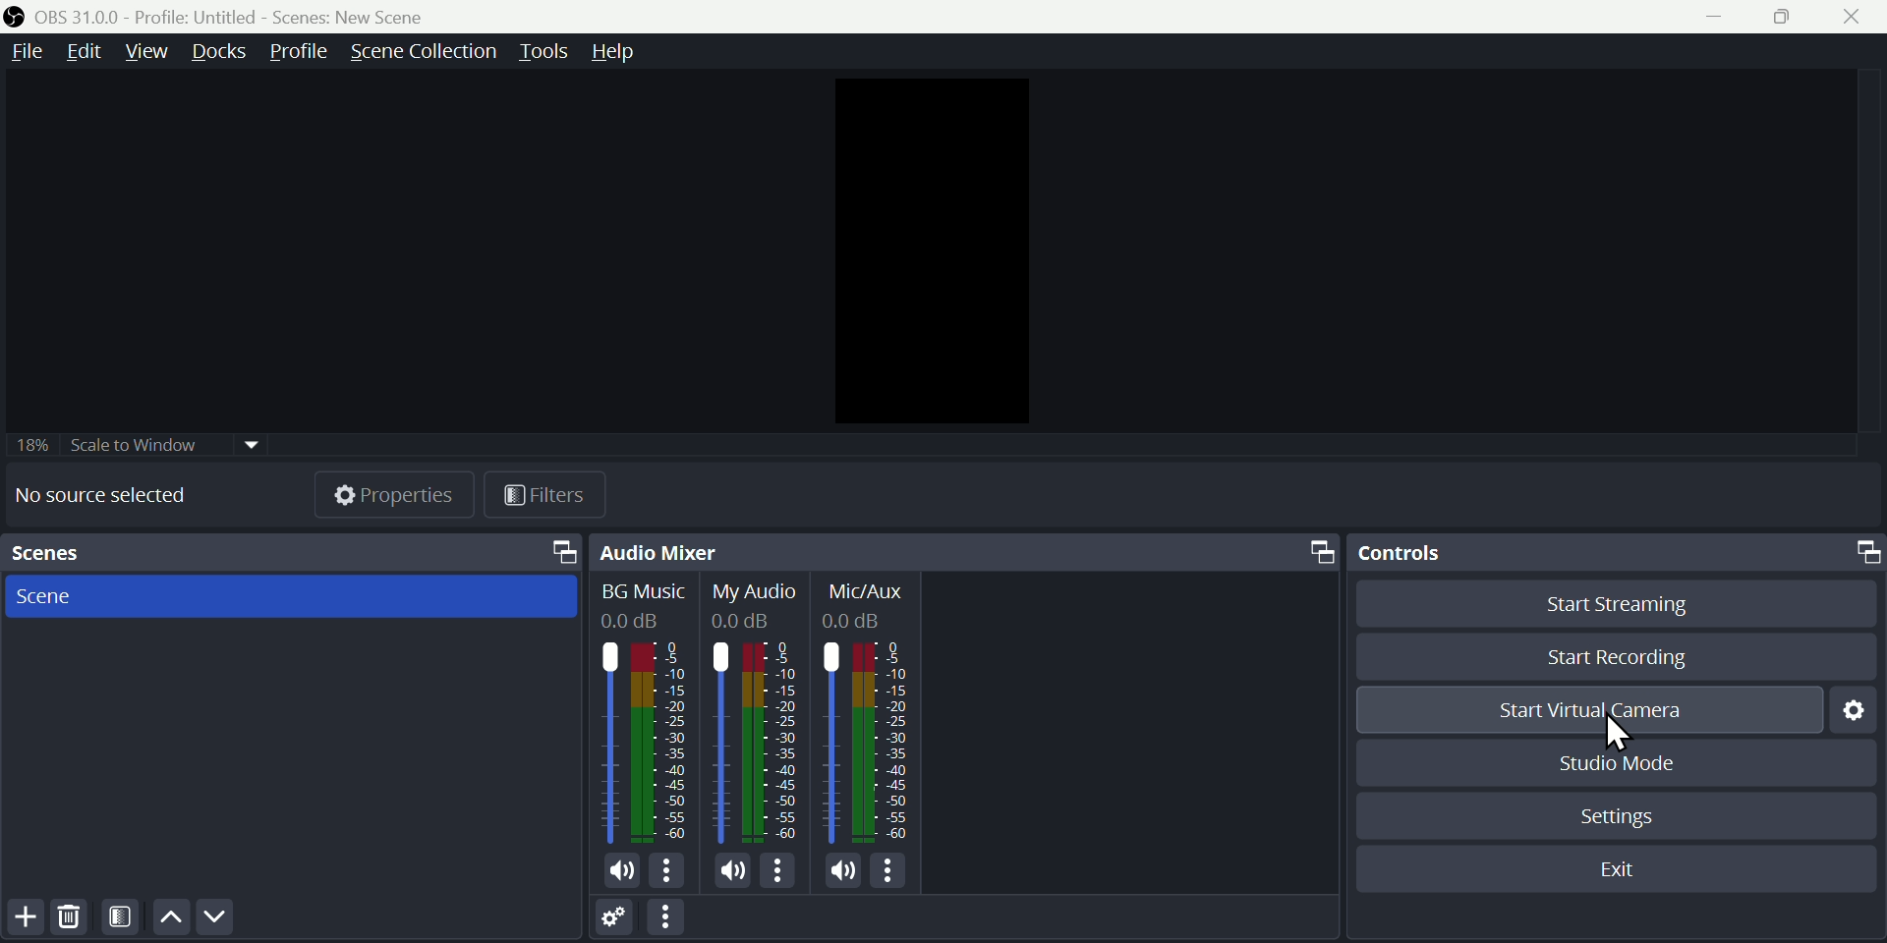  I want to click on View, so click(145, 50).